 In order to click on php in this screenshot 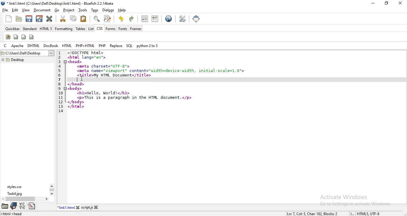, I will do `click(102, 46)`.